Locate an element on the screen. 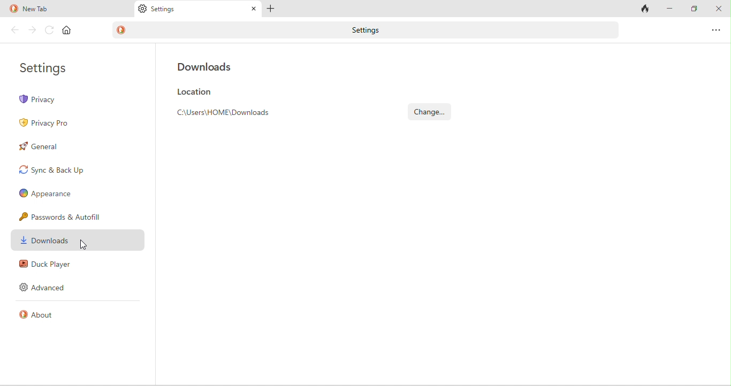 This screenshot has width=731, height=386. appearence is located at coordinates (62, 194).